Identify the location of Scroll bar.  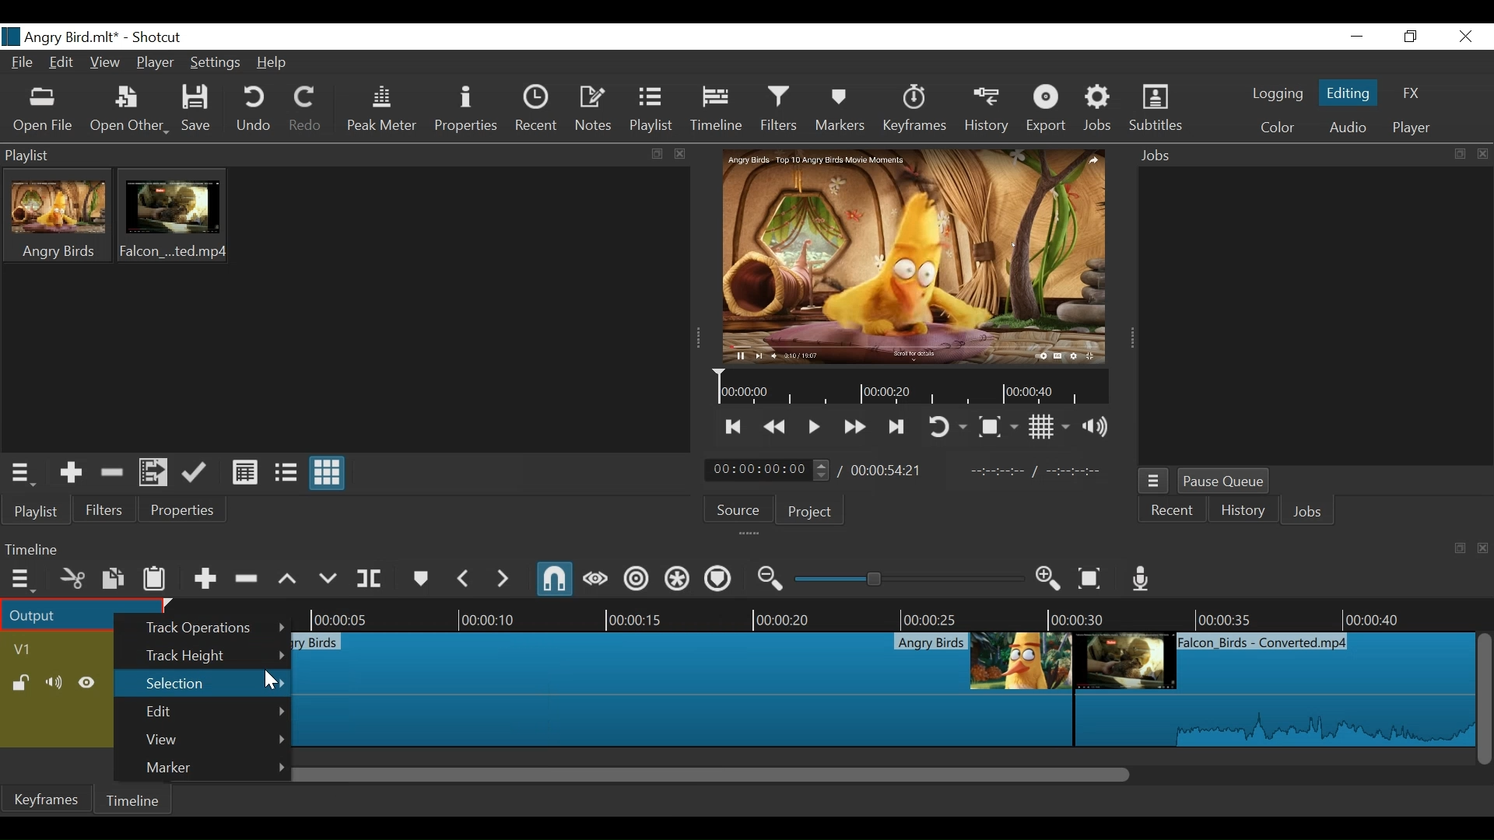
(895, 774).